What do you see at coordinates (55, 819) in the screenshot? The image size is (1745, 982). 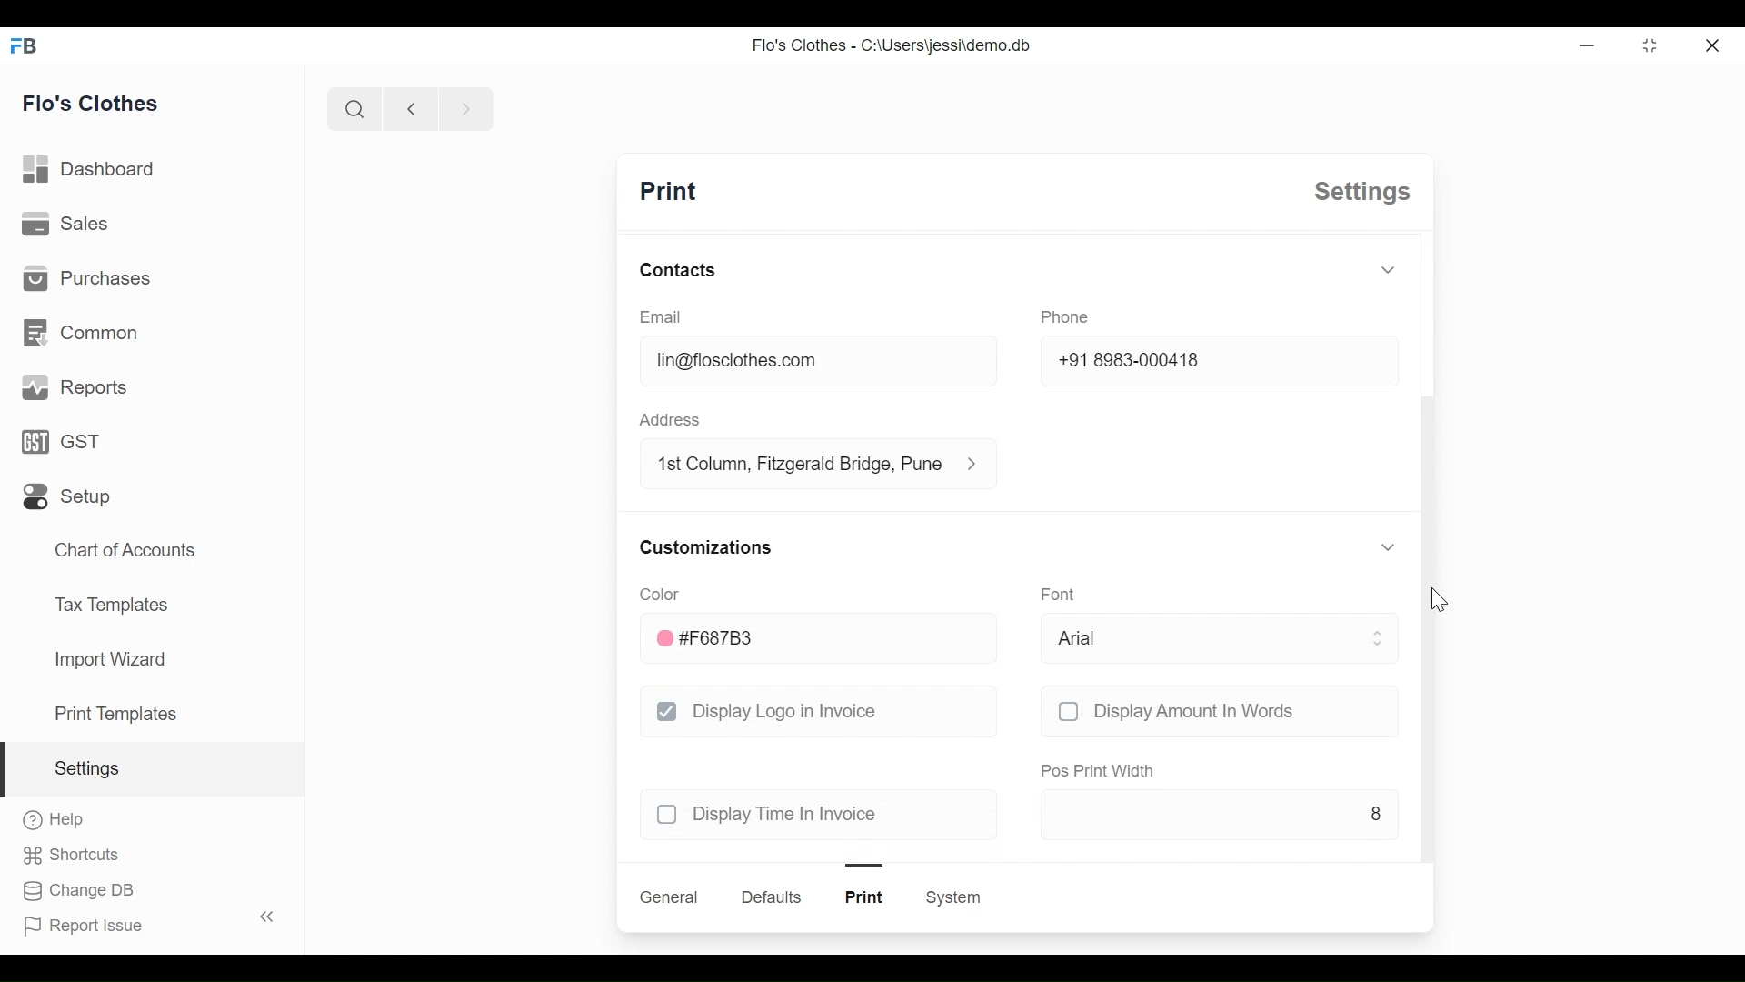 I see `help` at bounding box center [55, 819].